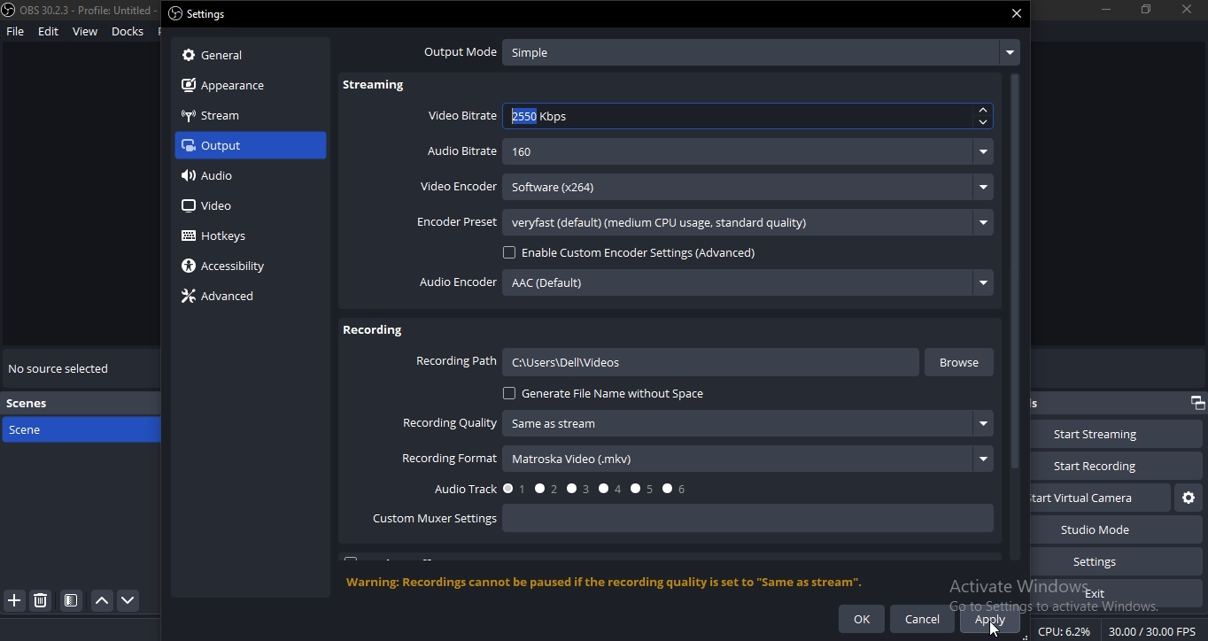  What do you see at coordinates (128, 30) in the screenshot?
I see `docks` at bounding box center [128, 30].